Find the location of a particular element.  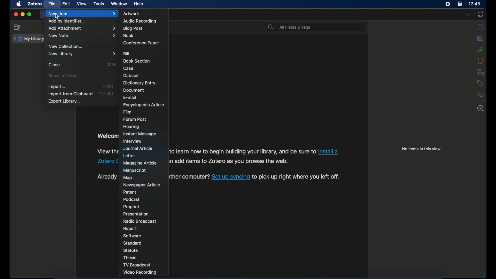

tv broadcast is located at coordinates (137, 265).